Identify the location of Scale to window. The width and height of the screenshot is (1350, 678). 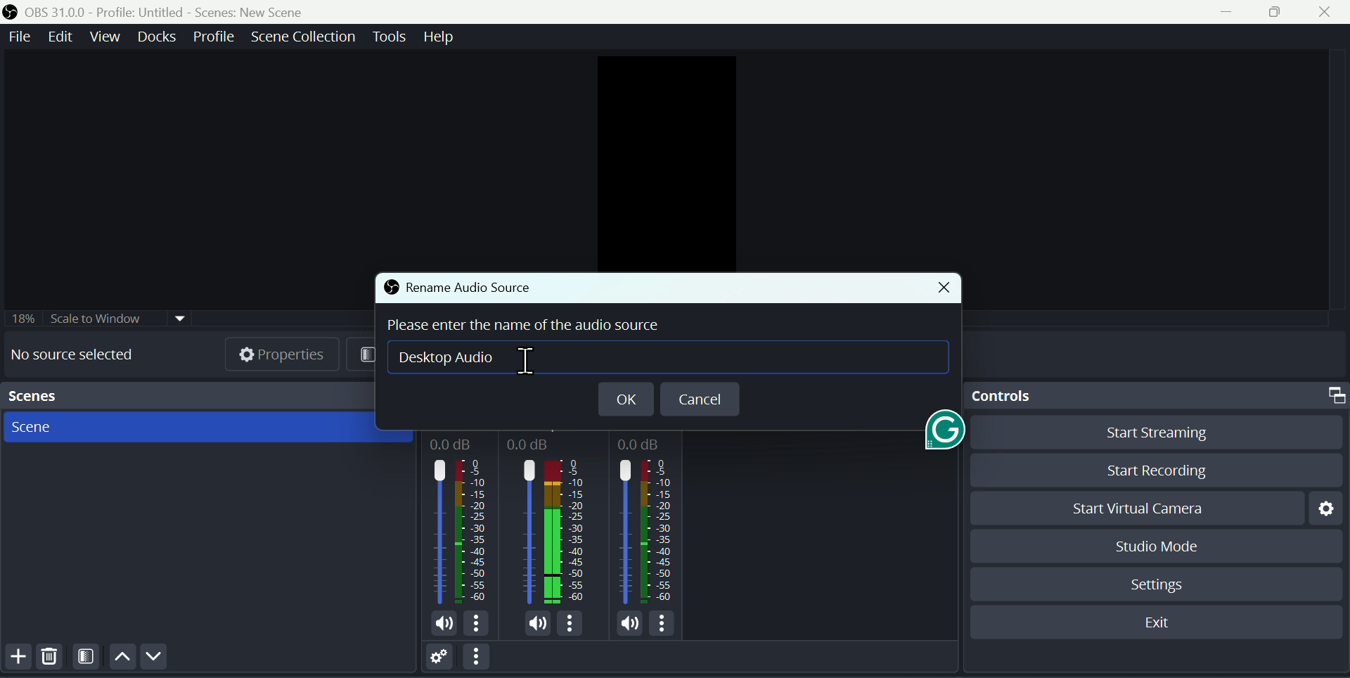
(96, 319).